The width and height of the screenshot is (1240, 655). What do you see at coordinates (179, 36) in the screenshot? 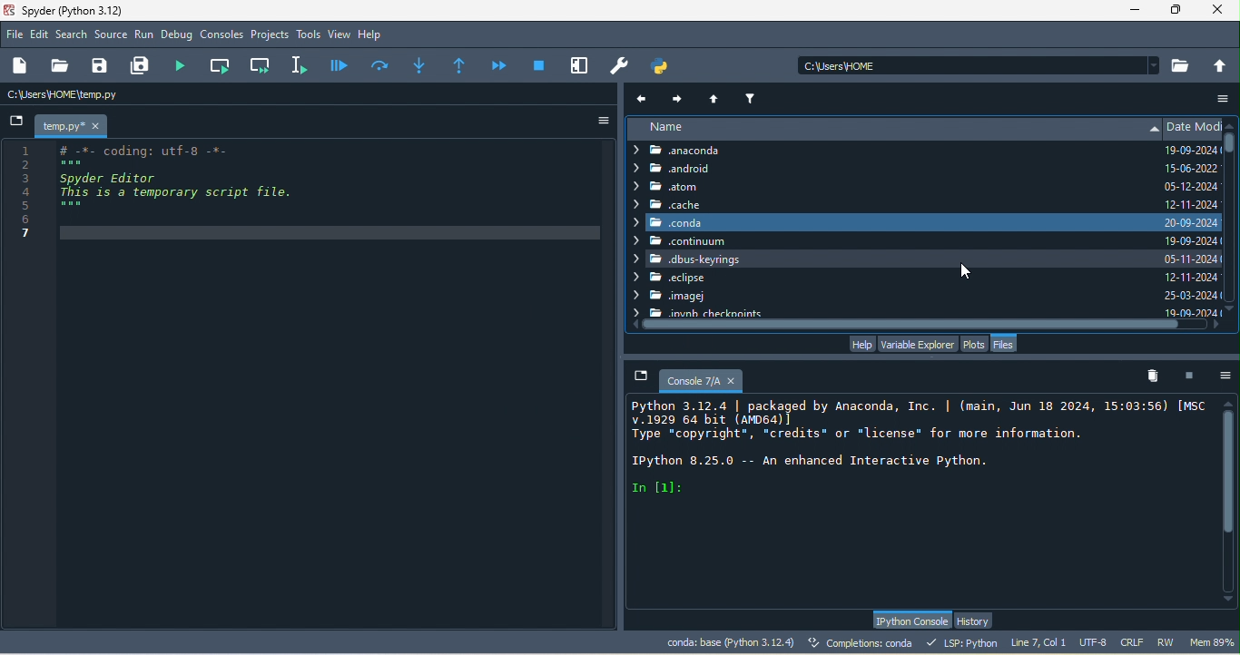
I see `debug` at bounding box center [179, 36].